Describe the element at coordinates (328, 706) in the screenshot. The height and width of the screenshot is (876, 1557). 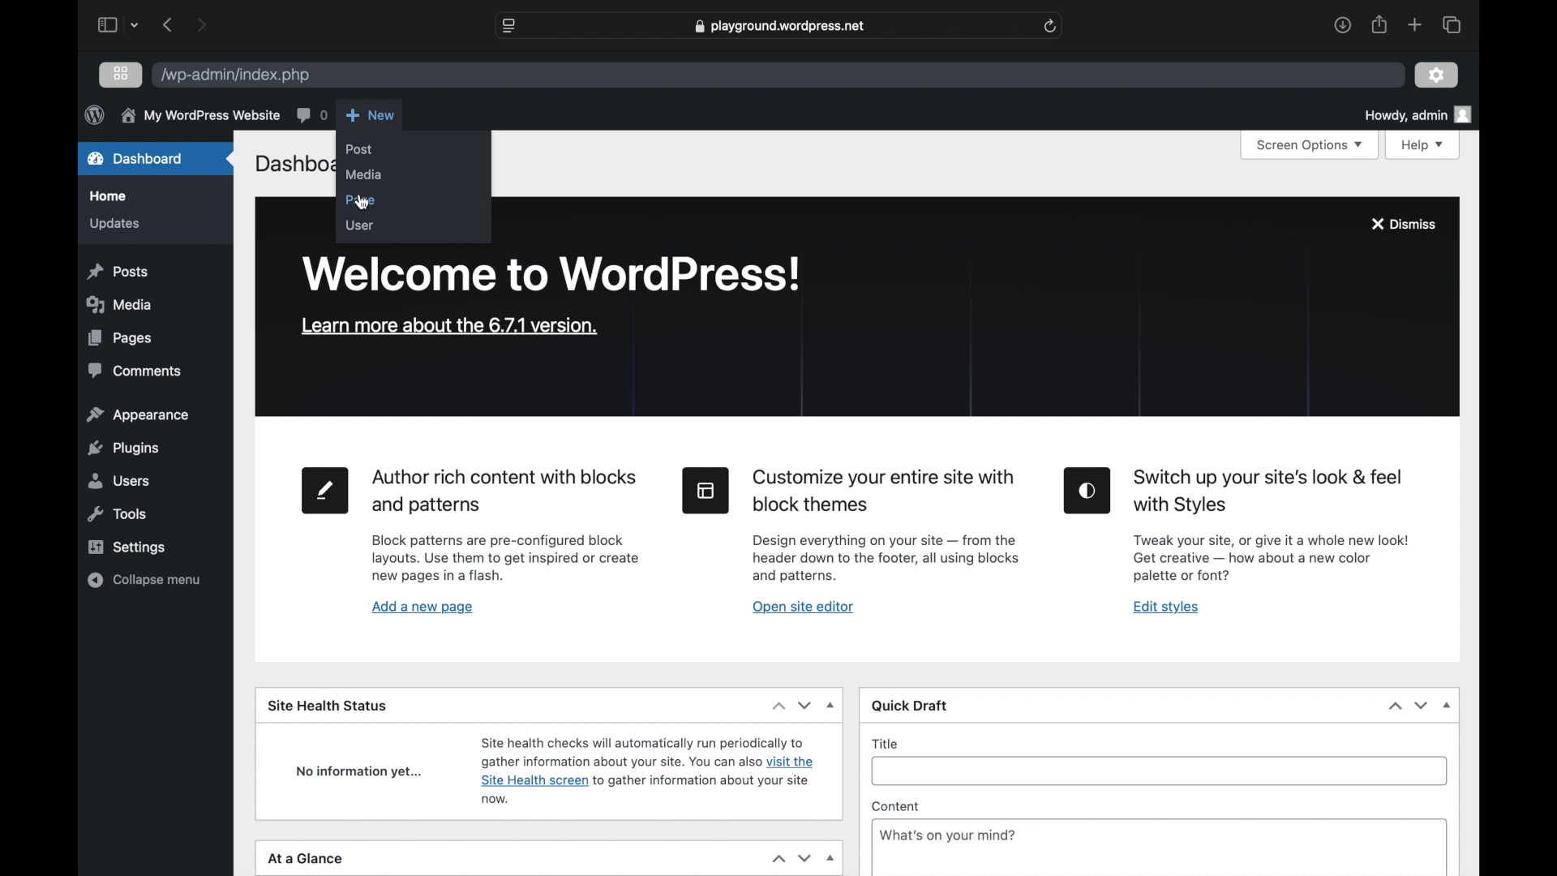
I see `site health status` at that location.